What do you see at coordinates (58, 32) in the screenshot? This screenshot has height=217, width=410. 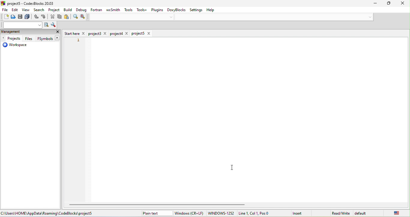 I see `close` at bounding box center [58, 32].